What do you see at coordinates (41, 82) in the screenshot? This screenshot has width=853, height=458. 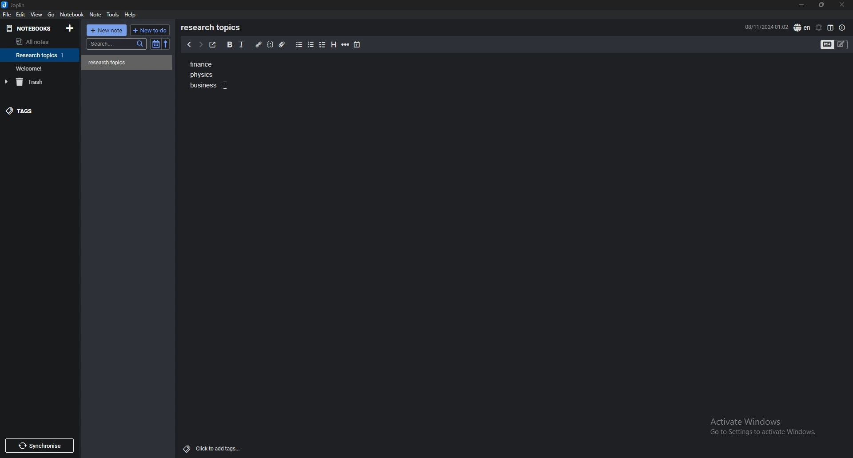 I see `trash` at bounding box center [41, 82].